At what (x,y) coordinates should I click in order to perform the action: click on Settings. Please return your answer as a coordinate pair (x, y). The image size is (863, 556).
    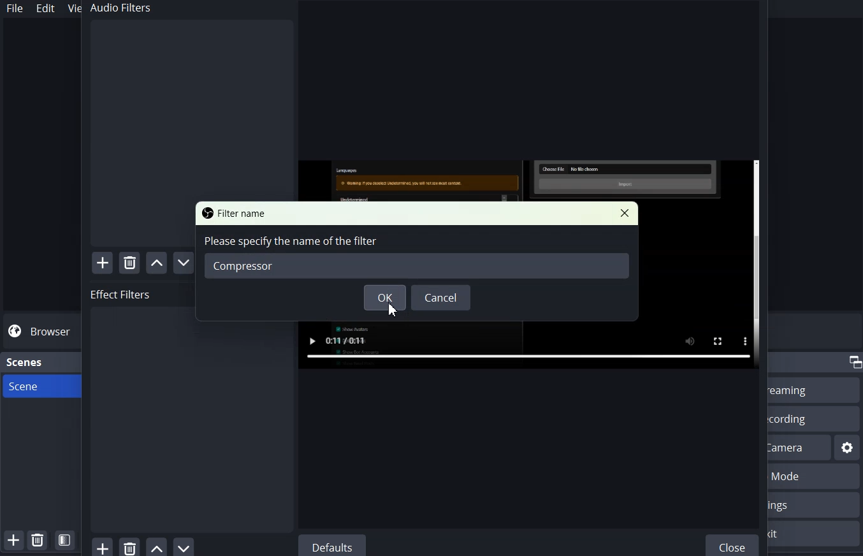
    Looking at the image, I should click on (815, 504).